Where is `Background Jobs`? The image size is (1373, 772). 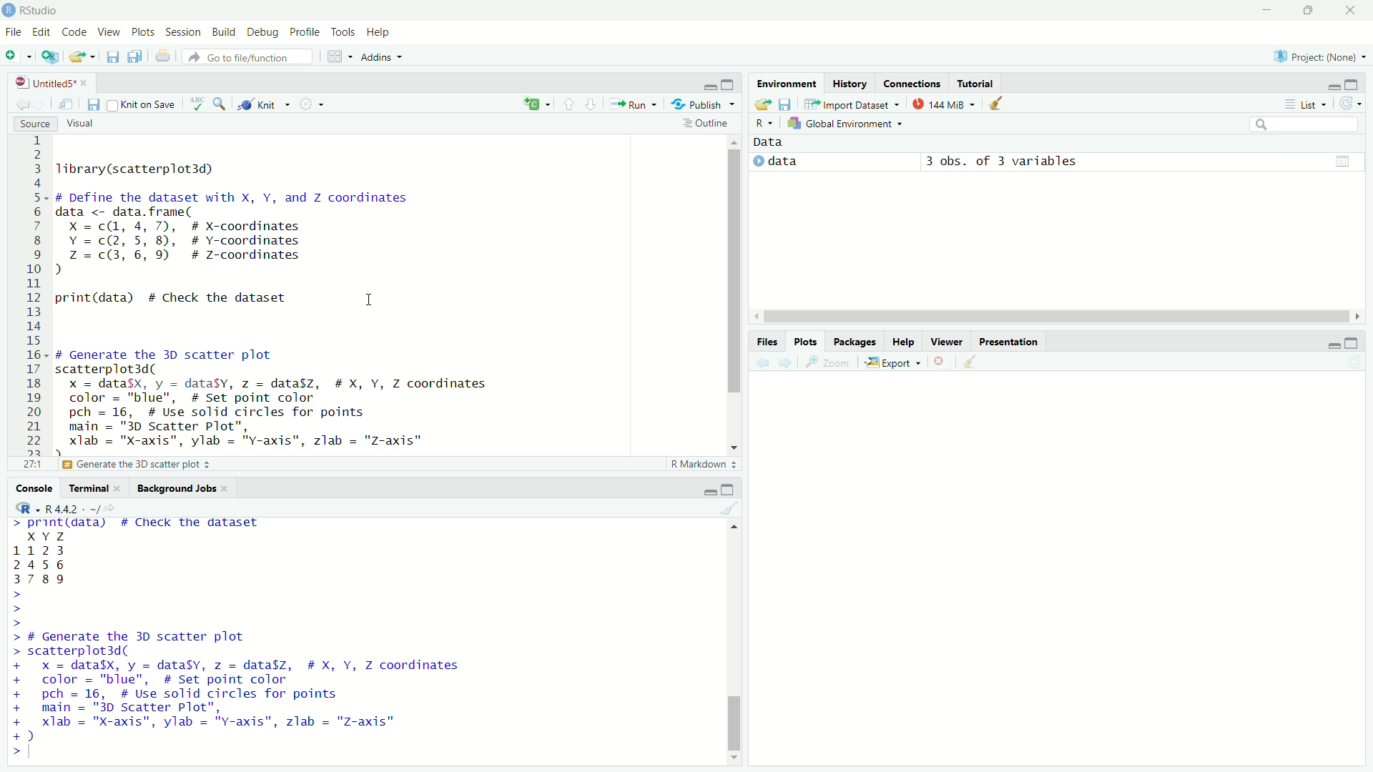
Background Jobs is located at coordinates (177, 490).